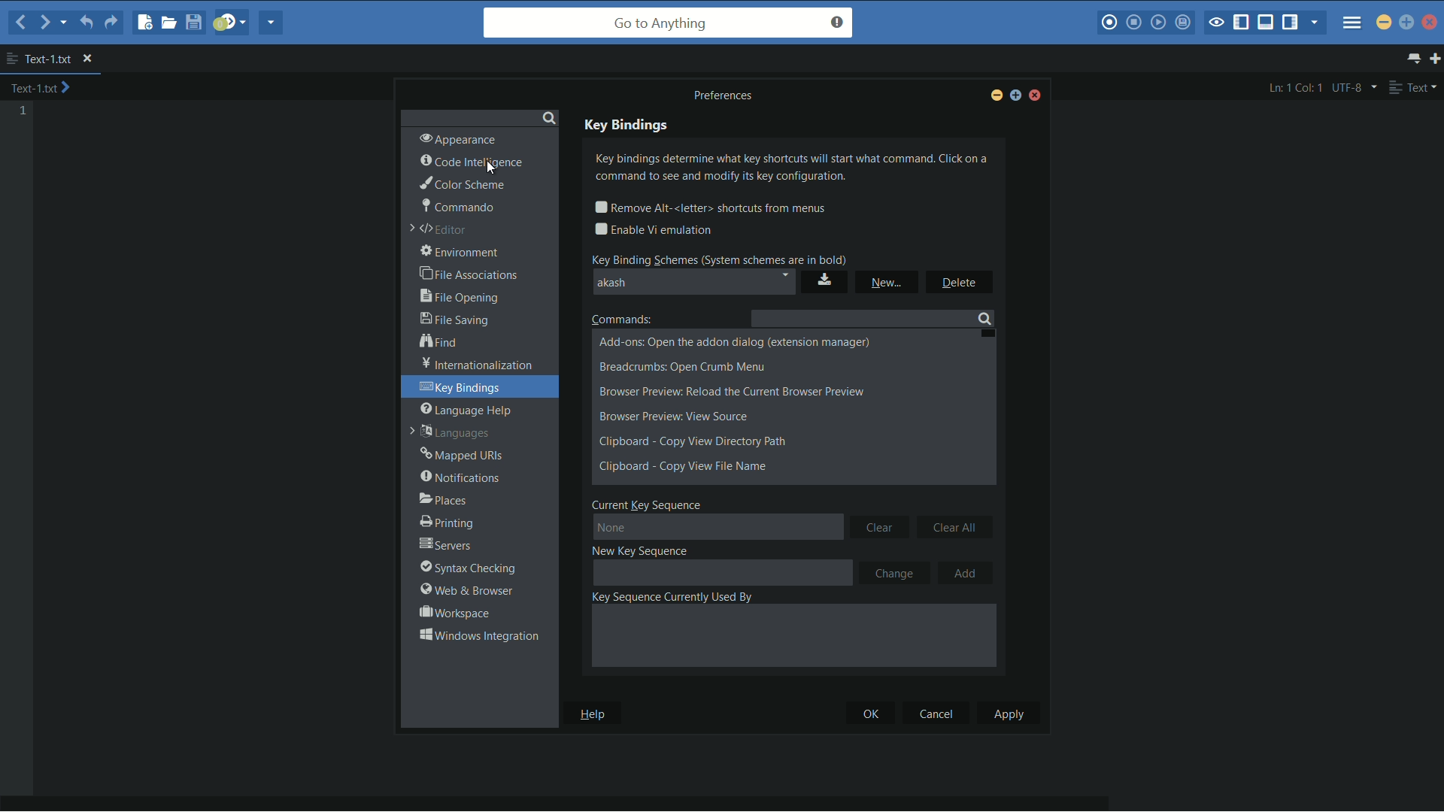 This screenshot has height=812, width=1444. I want to click on none, so click(718, 529).